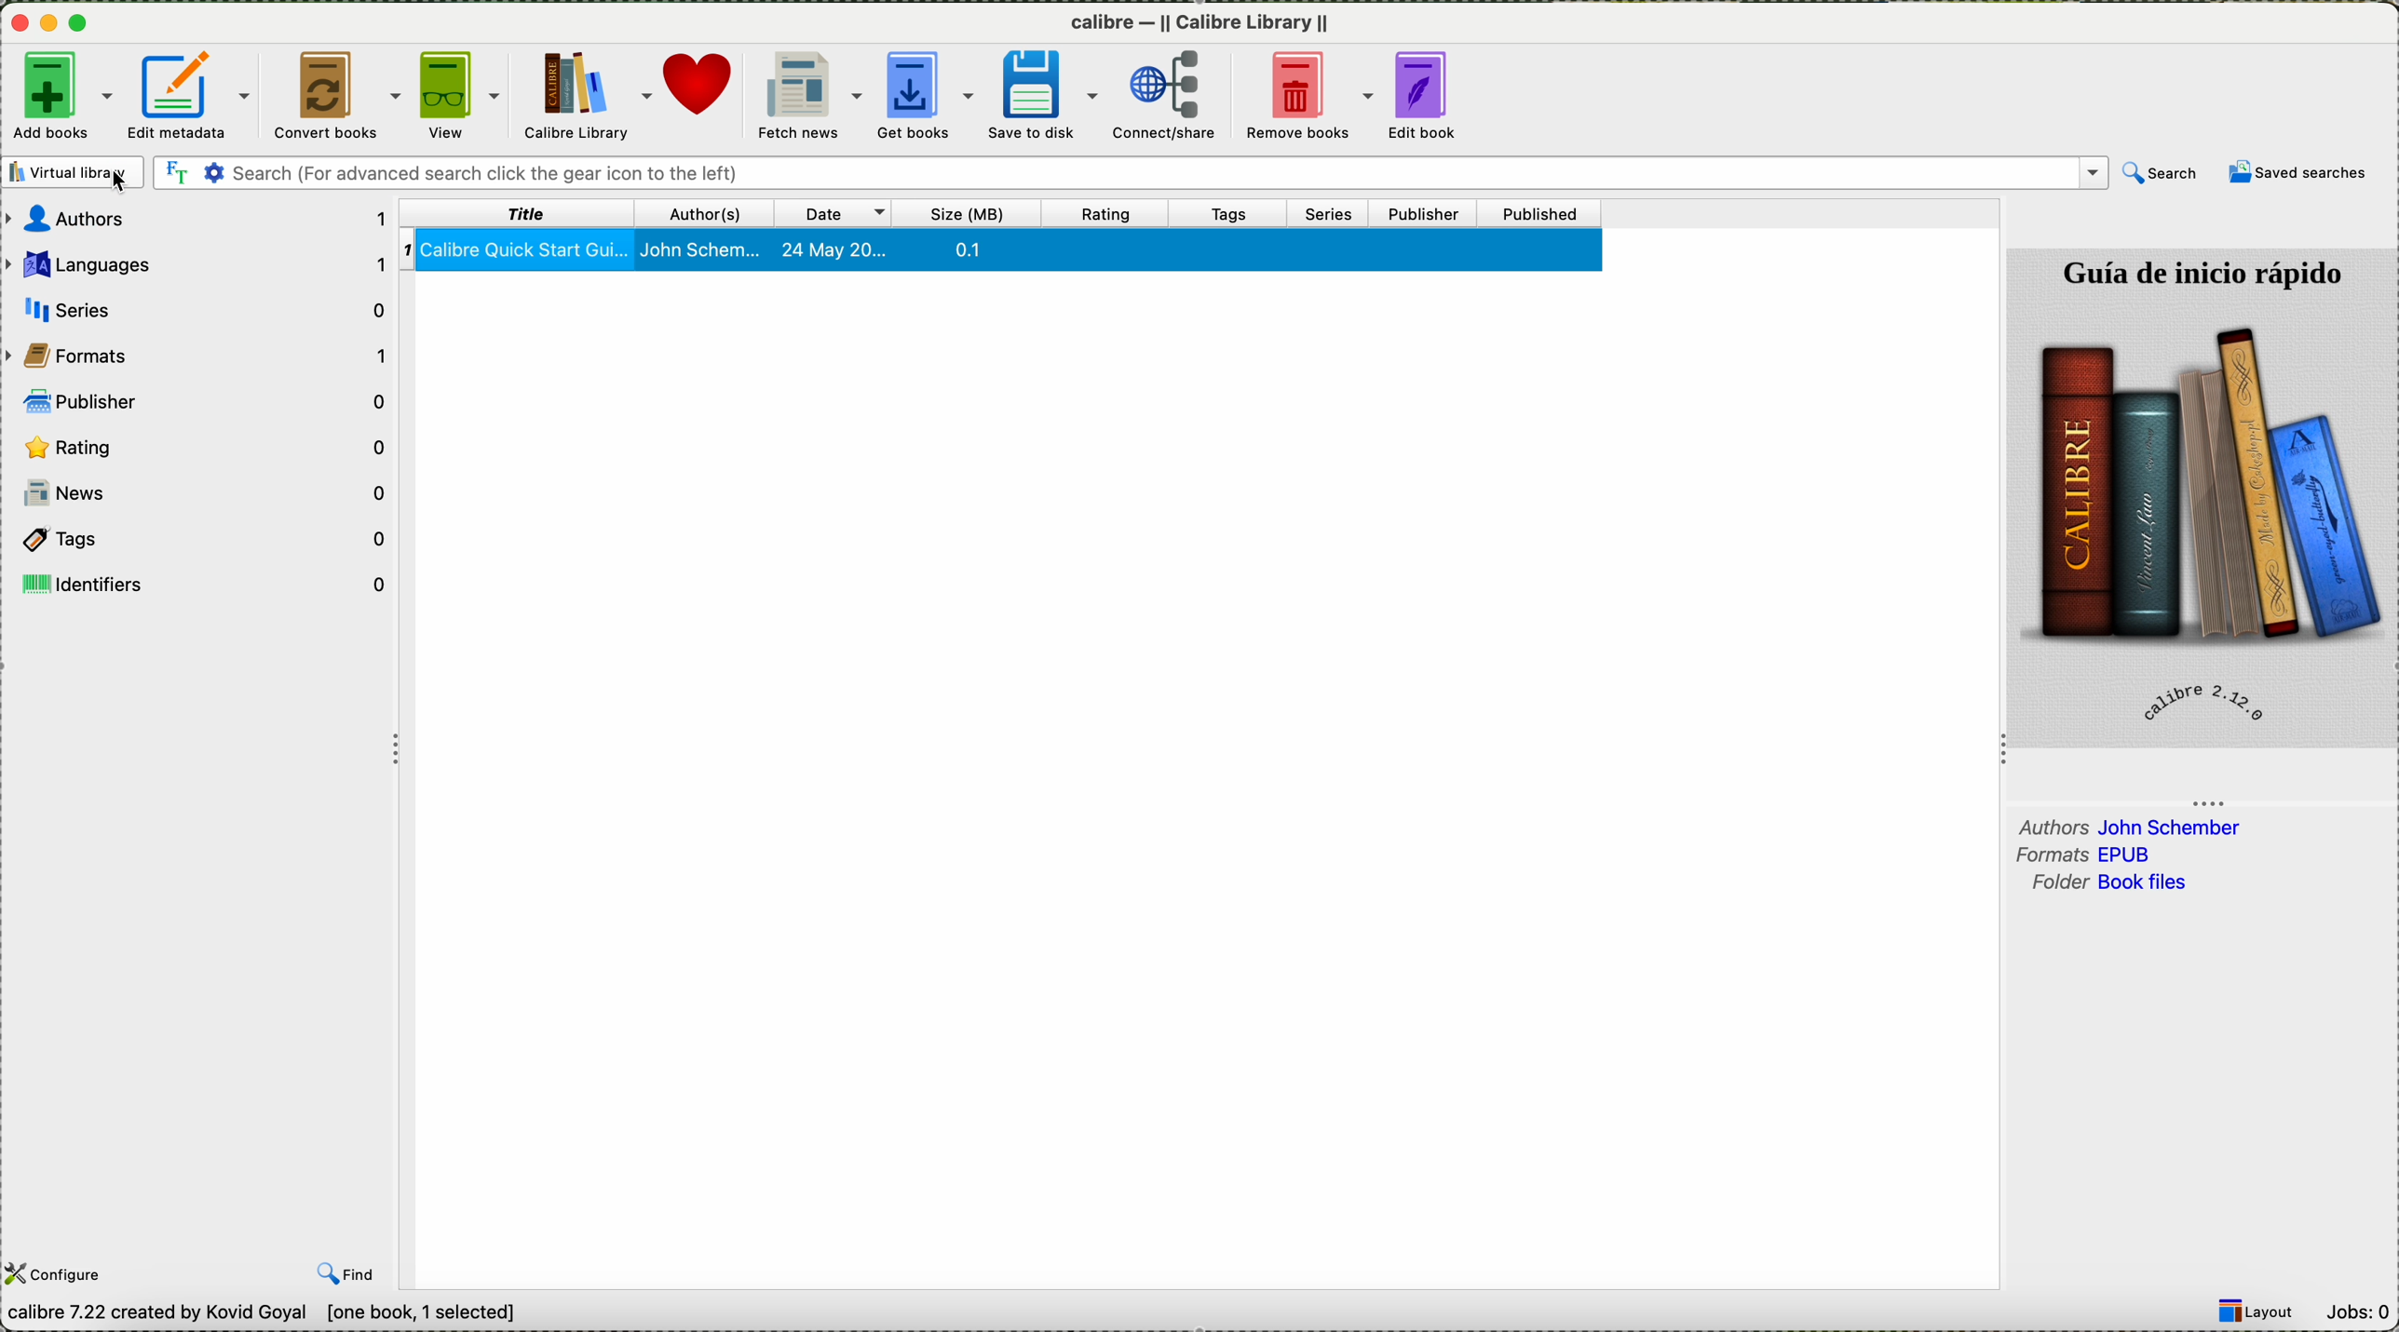  Describe the element at coordinates (2200, 496) in the screenshot. I see `calibre quick start guide preview` at that location.